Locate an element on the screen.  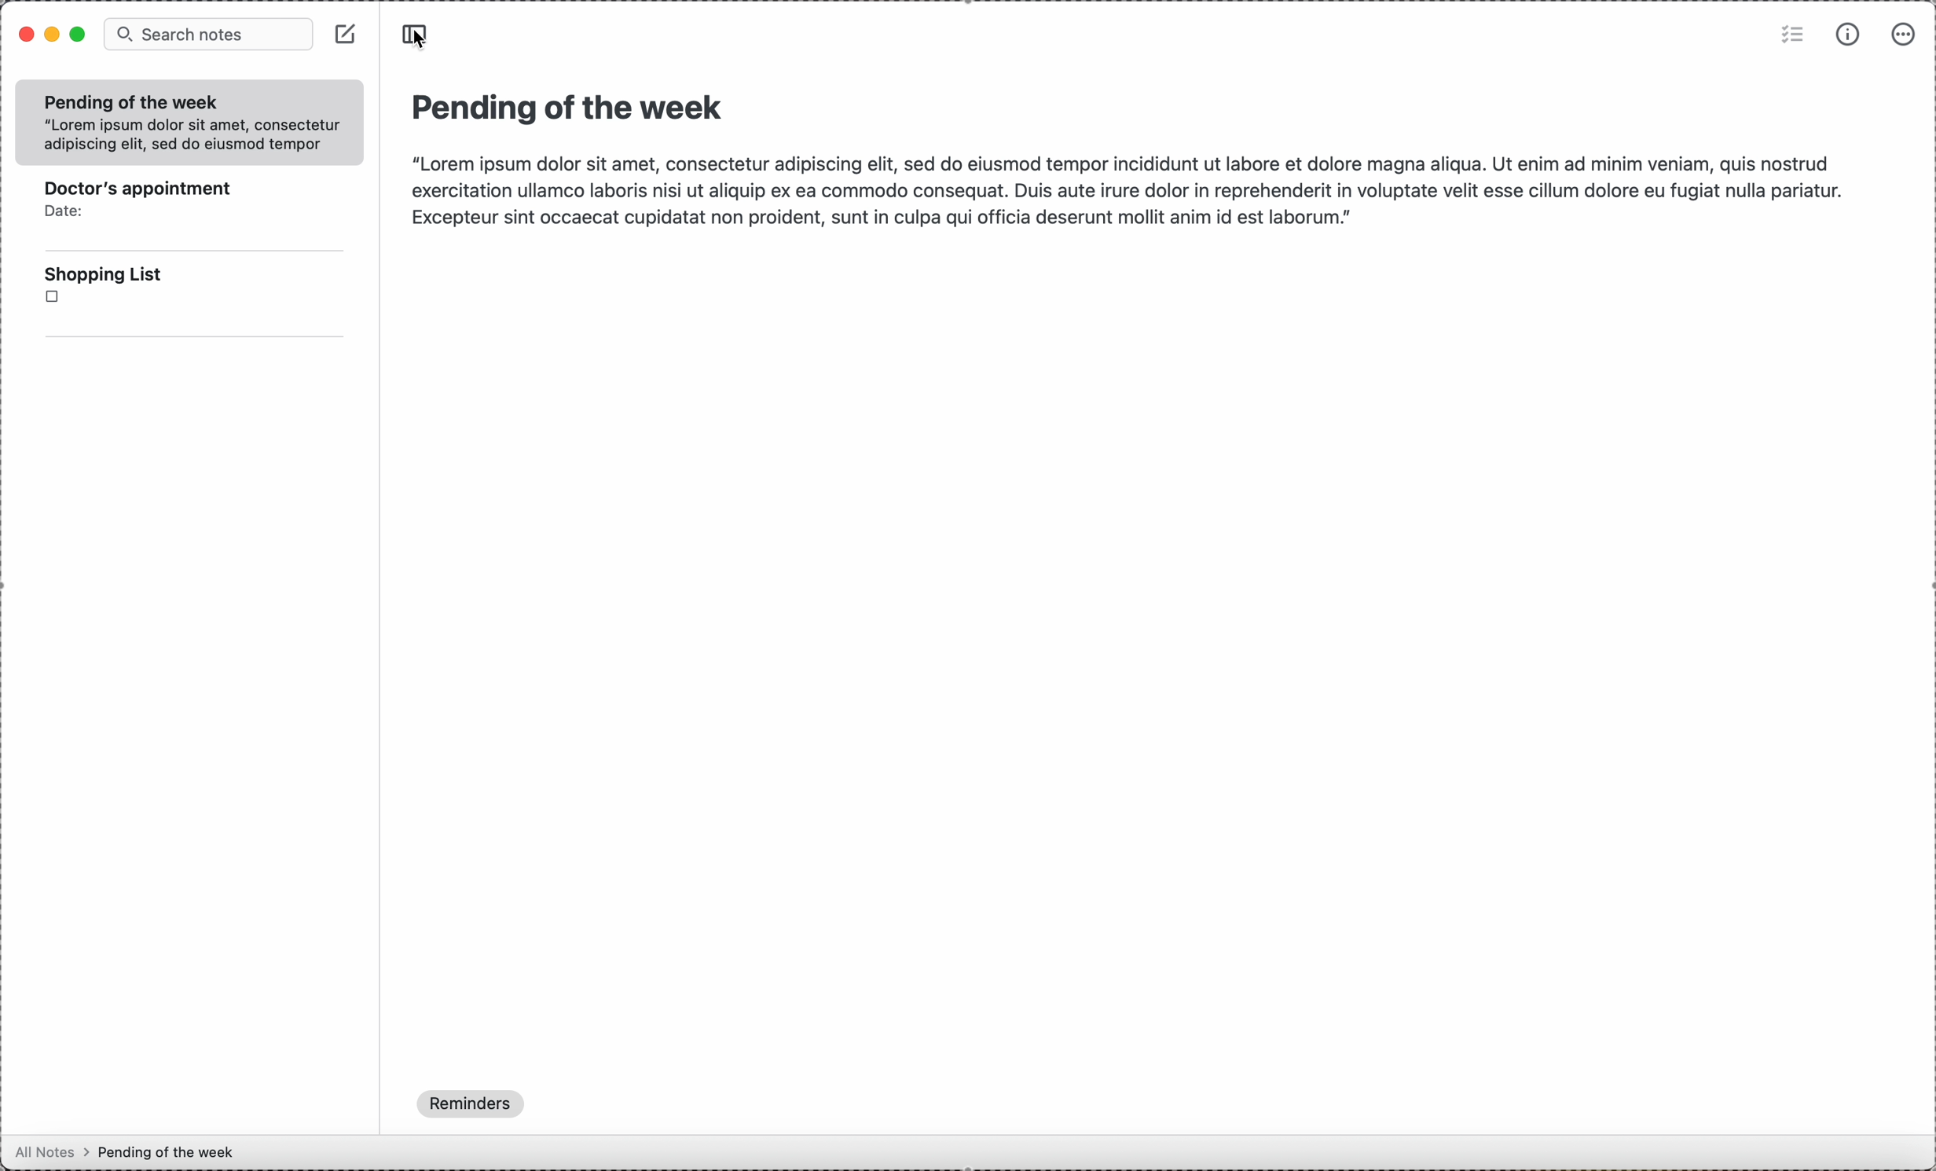
pending of the week is located at coordinates (563, 106).